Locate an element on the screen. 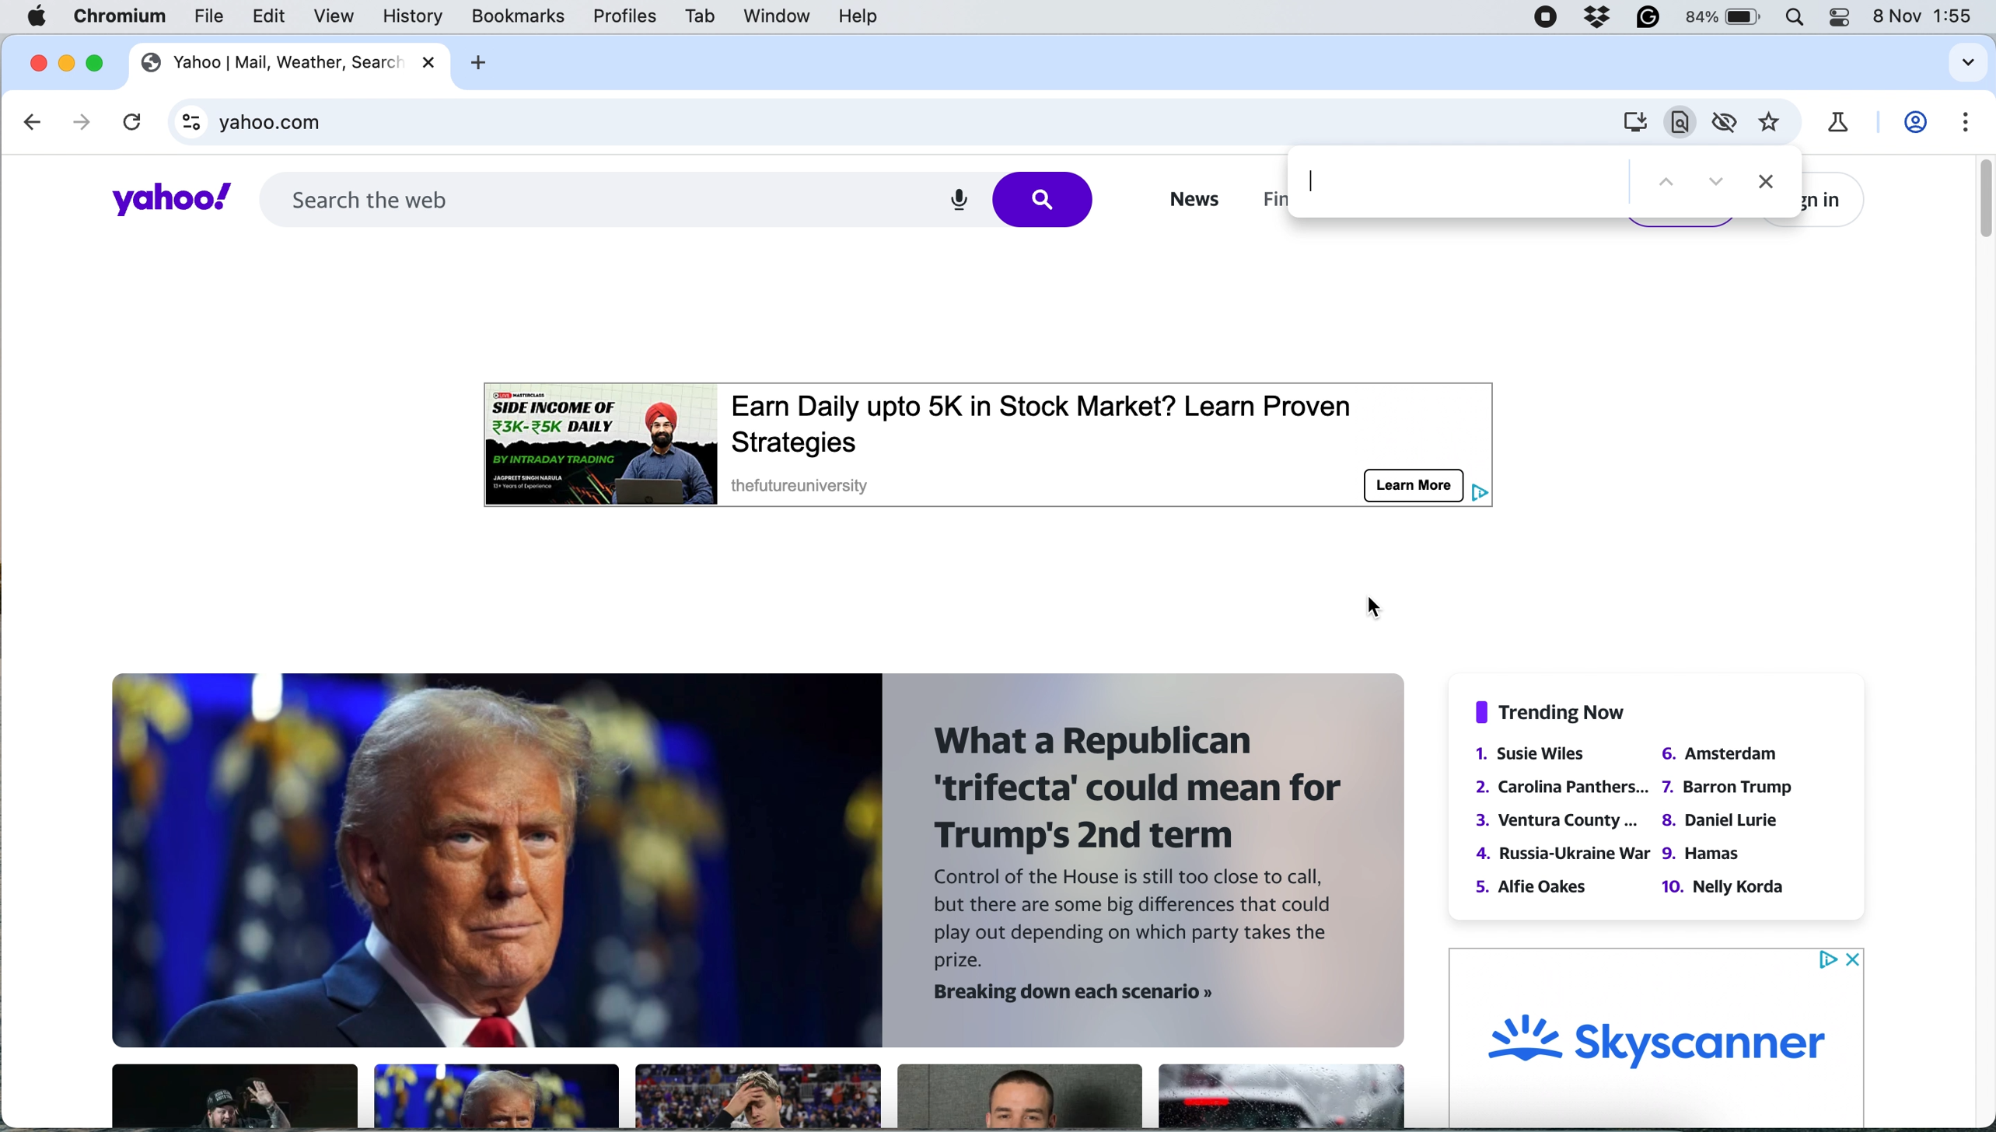  close find bar is located at coordinates (1761, 183).